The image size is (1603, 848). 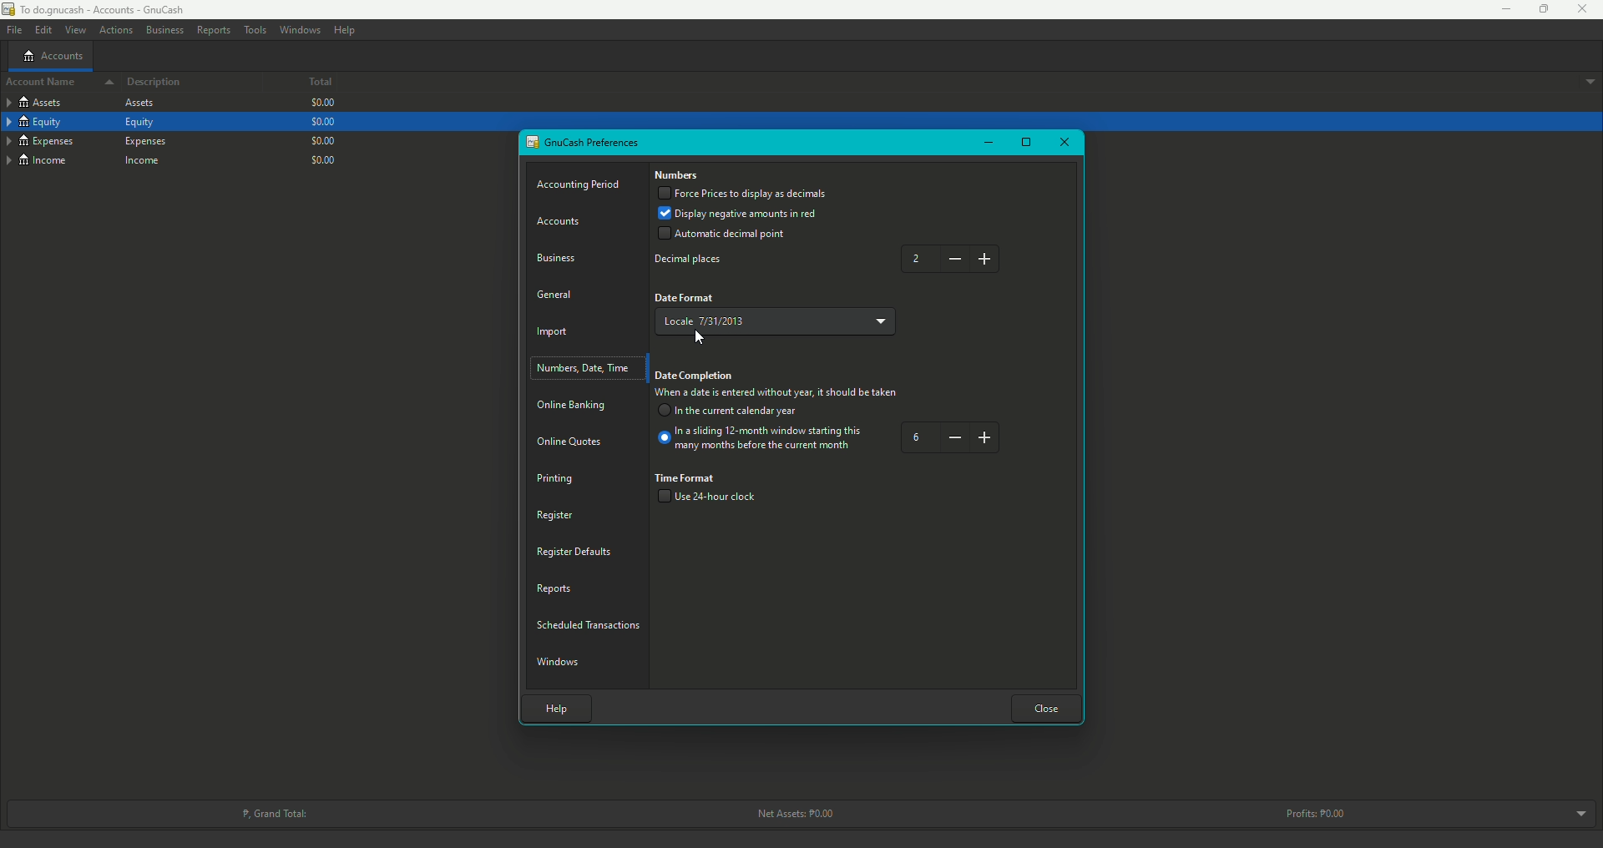 What do you see at coordinates (345, 30) in the screenshot?
I see `Help` at bounding box center [345, 30].